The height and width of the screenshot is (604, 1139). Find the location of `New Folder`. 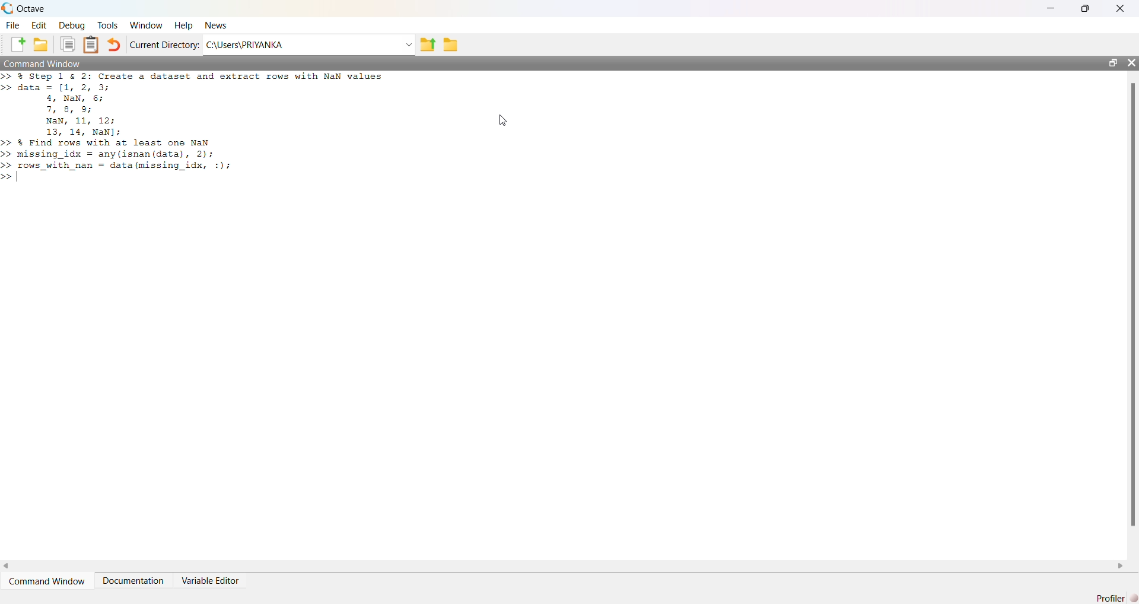

New Folder is located at coordinates (41, 44).